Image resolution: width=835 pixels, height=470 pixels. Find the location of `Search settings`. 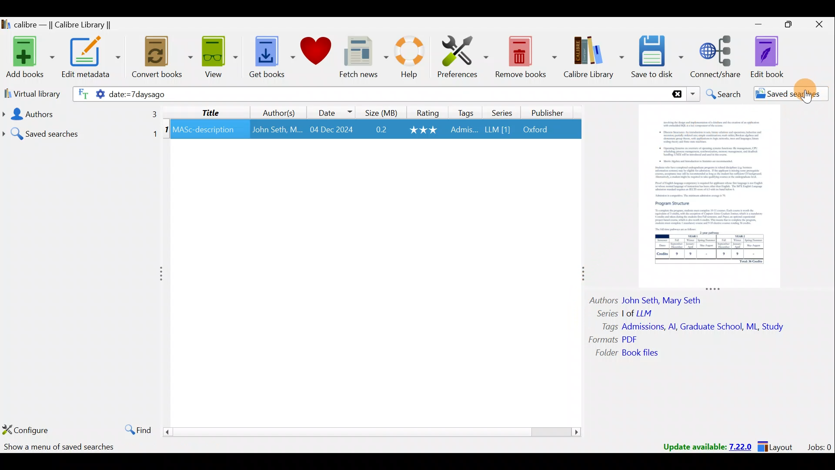

Search settings is located at coordinates (88, 95).